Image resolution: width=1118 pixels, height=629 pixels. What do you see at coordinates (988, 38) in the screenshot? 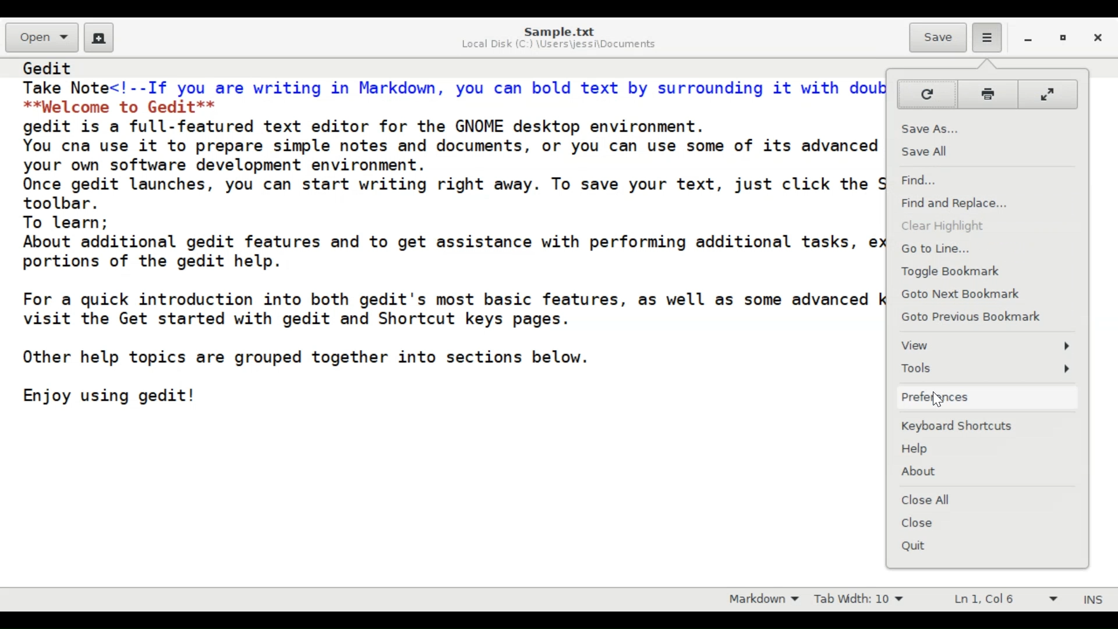
I see `Application menu` at bounding box center [988, 38].